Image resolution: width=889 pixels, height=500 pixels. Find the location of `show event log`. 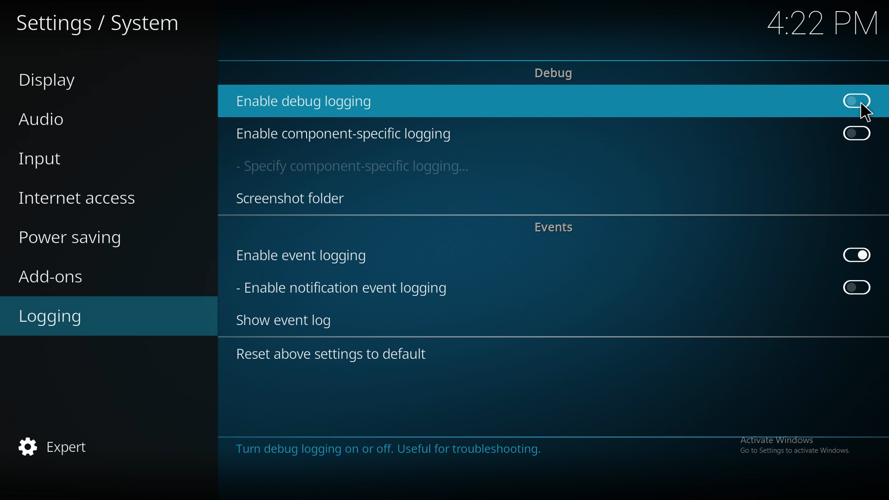

show event log is located at coordinates (292, 320).